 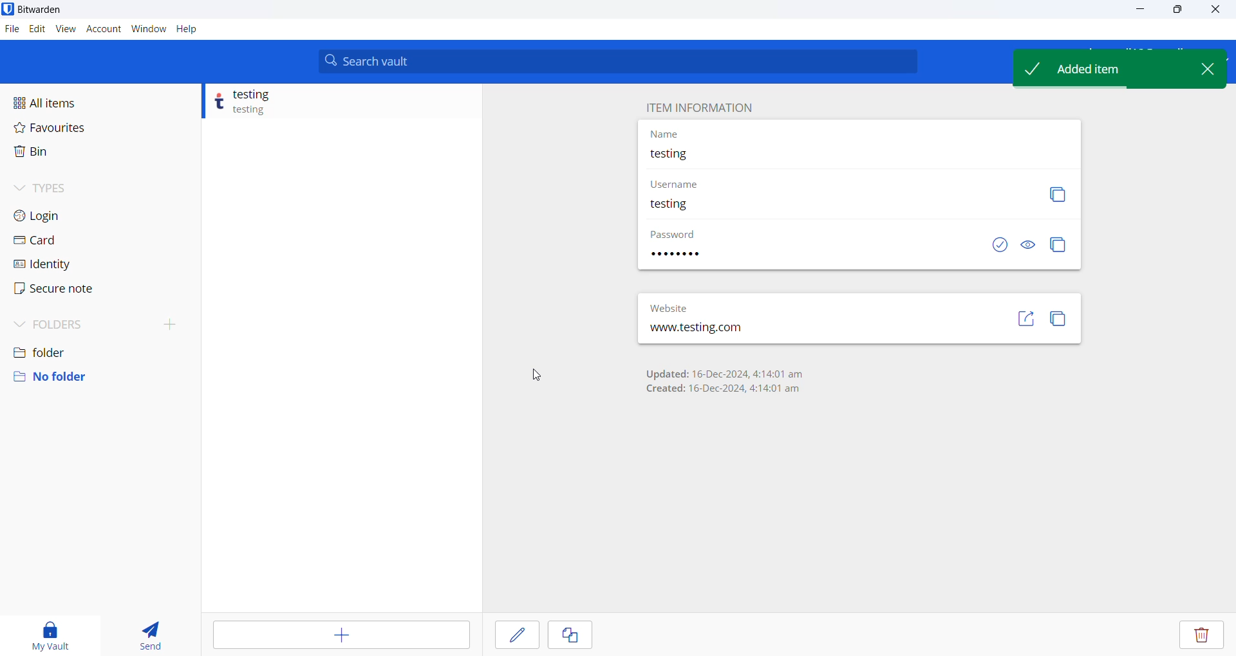 What do you see at coordinates (71, 188) in the screenshot?
I see `types` at bounding box center [71, 188].